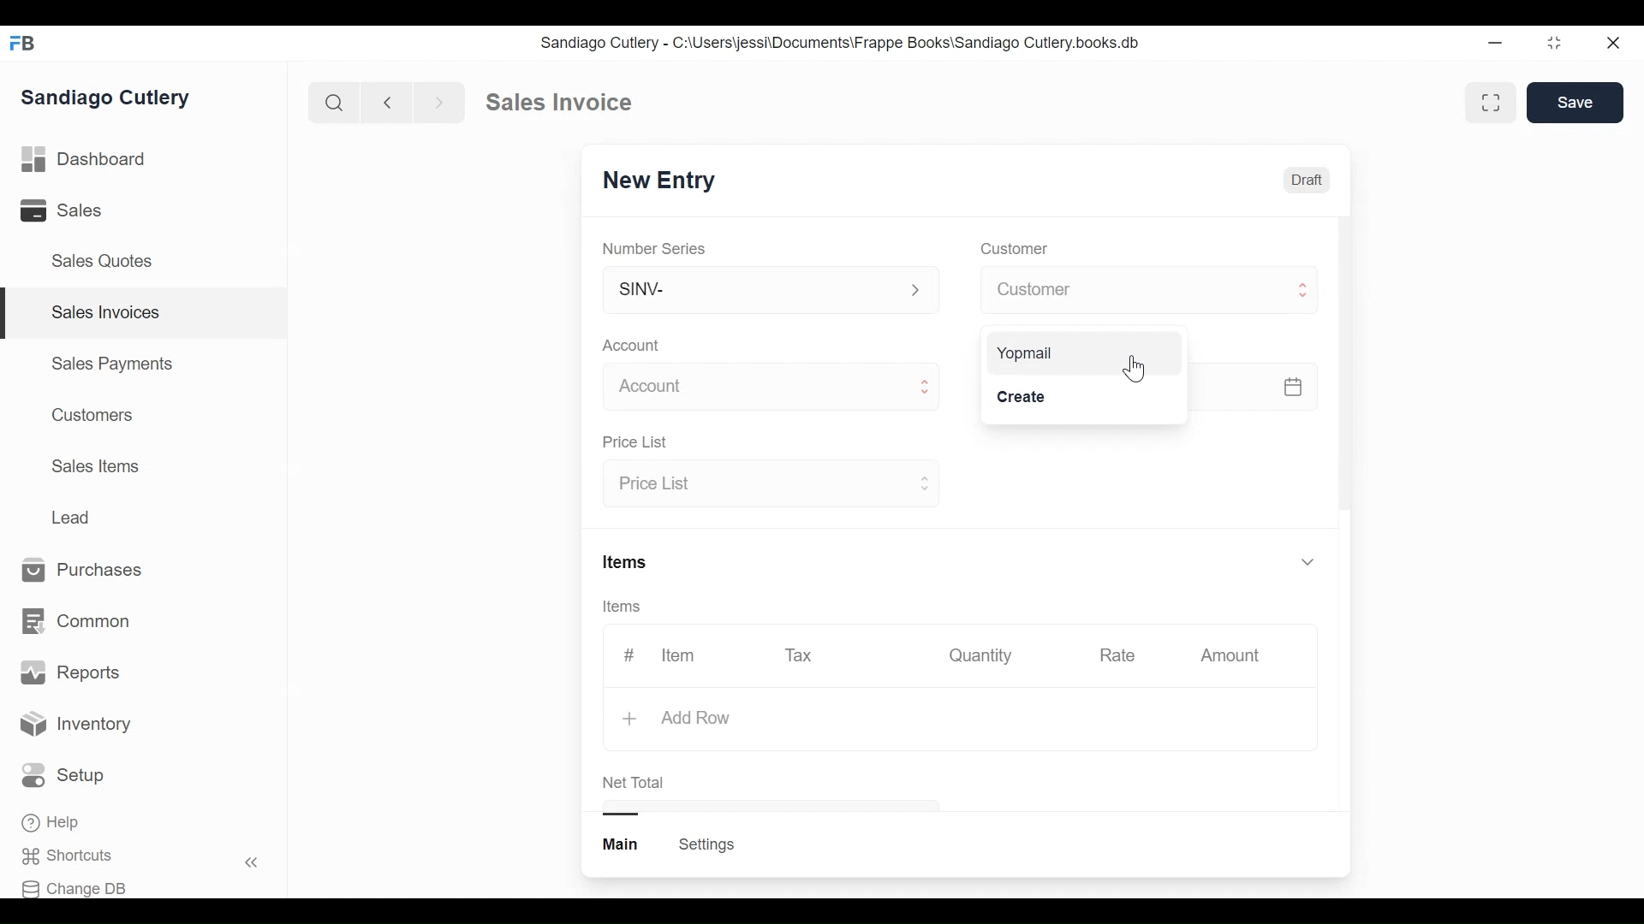 The height and width of the screenshot is (924, 1644). What do you see at coordinates (982, 655) in the screenshot?
I see `Quantity` at bounding box center [982, 655].